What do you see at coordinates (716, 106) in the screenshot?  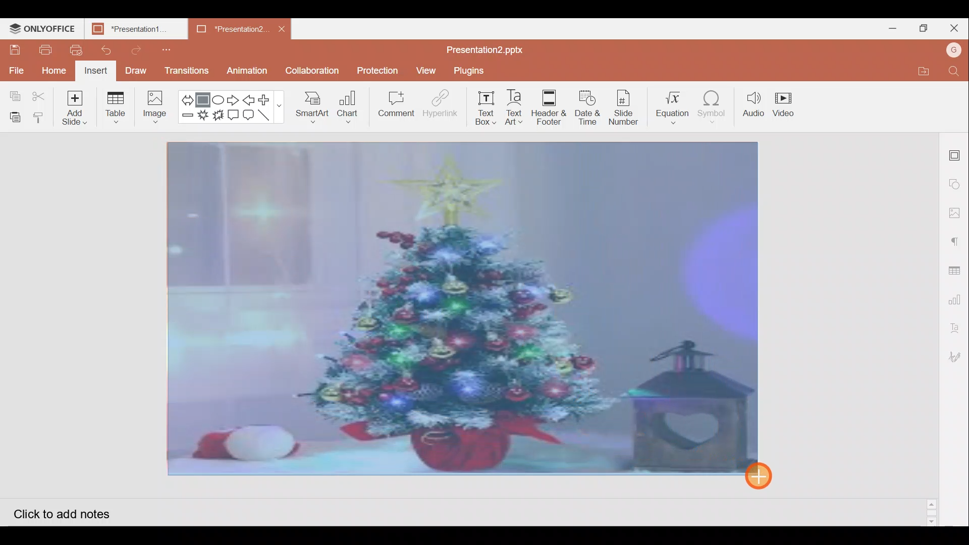 I see `Symbol` at bounding box center [716, 106].